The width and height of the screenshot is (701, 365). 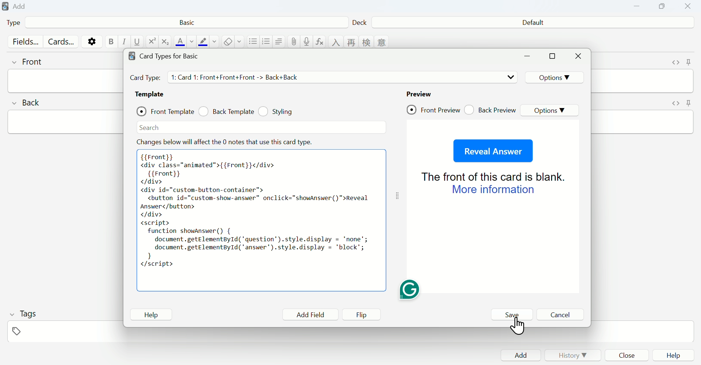 What do you see at coordinates (186, 22) in the screenshot?
I see `Basic` at bounding box center [186, 22].